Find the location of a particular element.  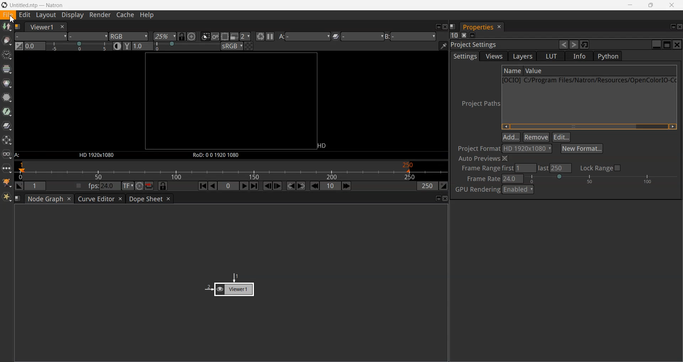

Close node graph is located at coordinates (69, 199).